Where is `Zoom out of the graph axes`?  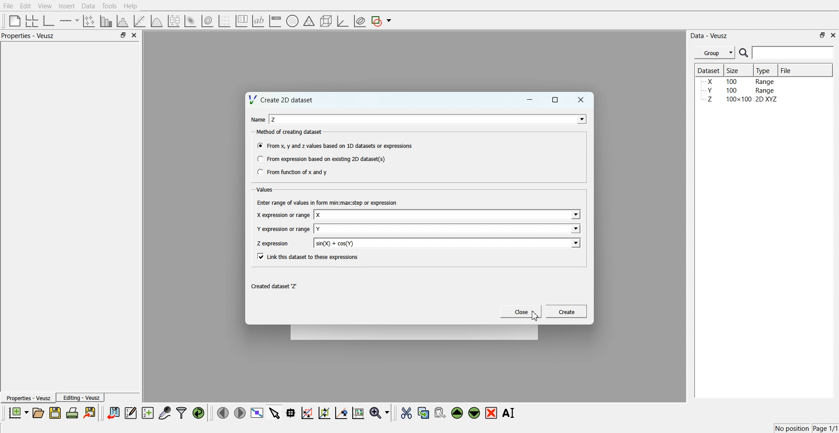
Zoom out of the graph axes is located at coordinates (324, 412).